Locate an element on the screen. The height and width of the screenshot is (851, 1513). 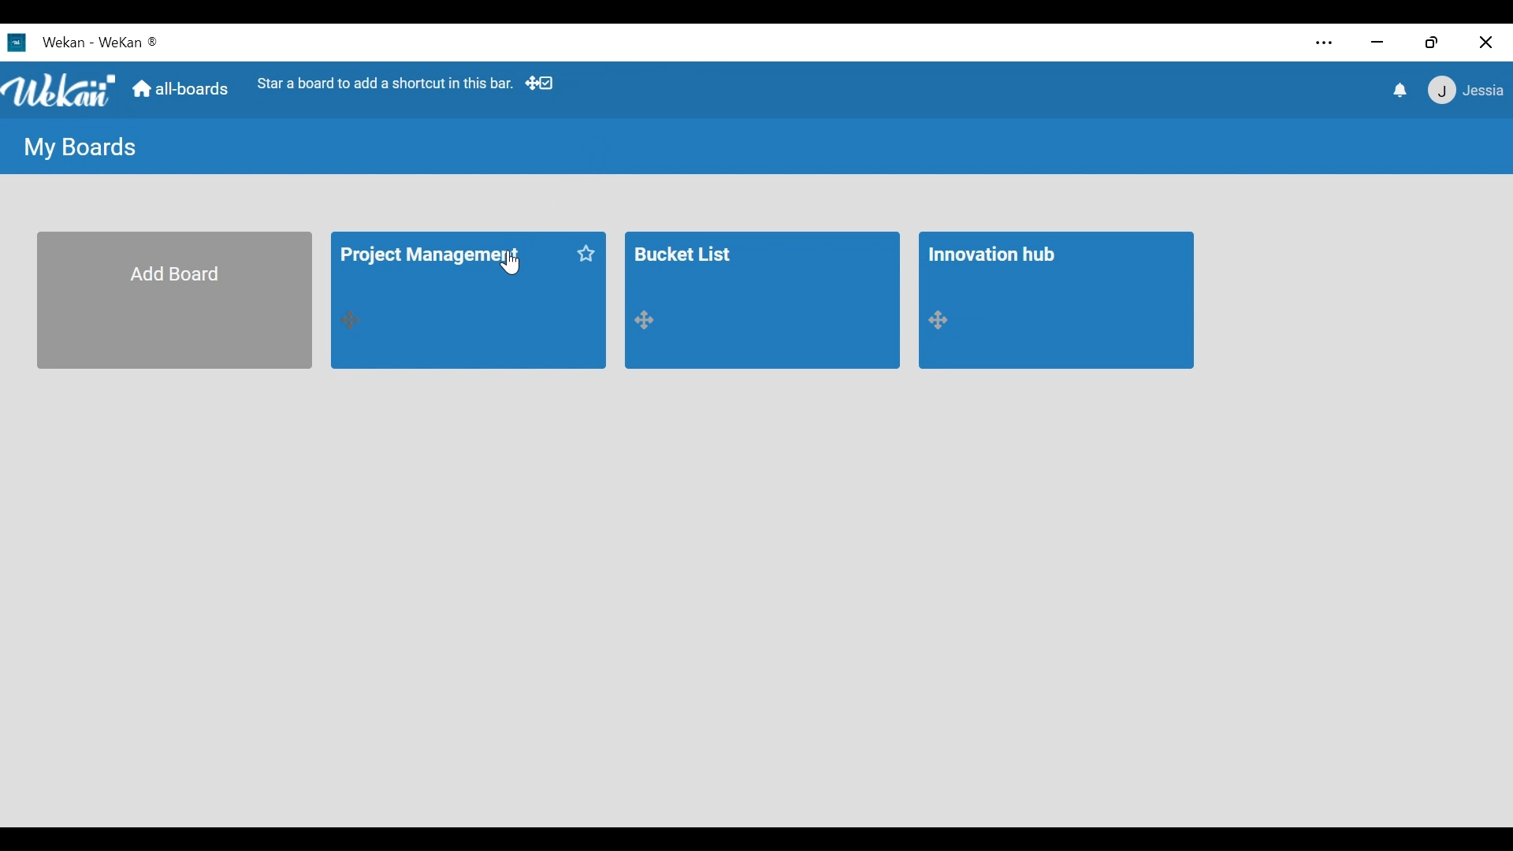
Add Board is located at coordinates (174, 301).